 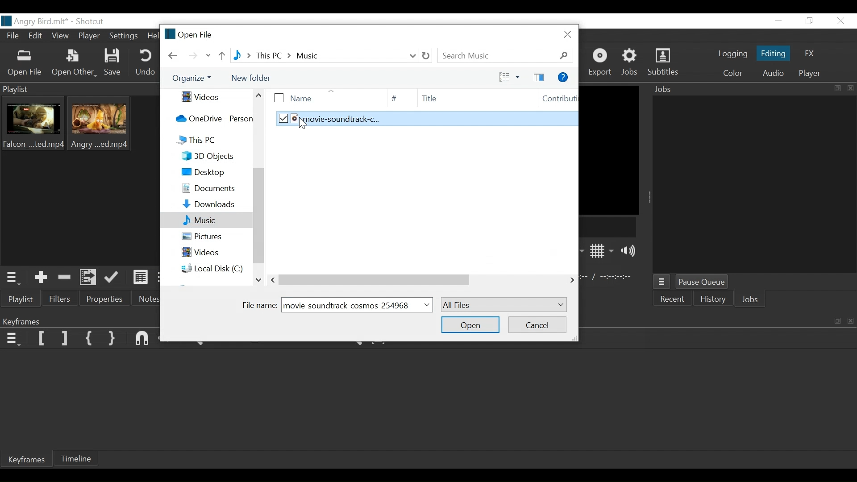 What do you see at coordinates (25, 460) in the screenshot?
I see `Keyframe` at bounding box center [25, 460].